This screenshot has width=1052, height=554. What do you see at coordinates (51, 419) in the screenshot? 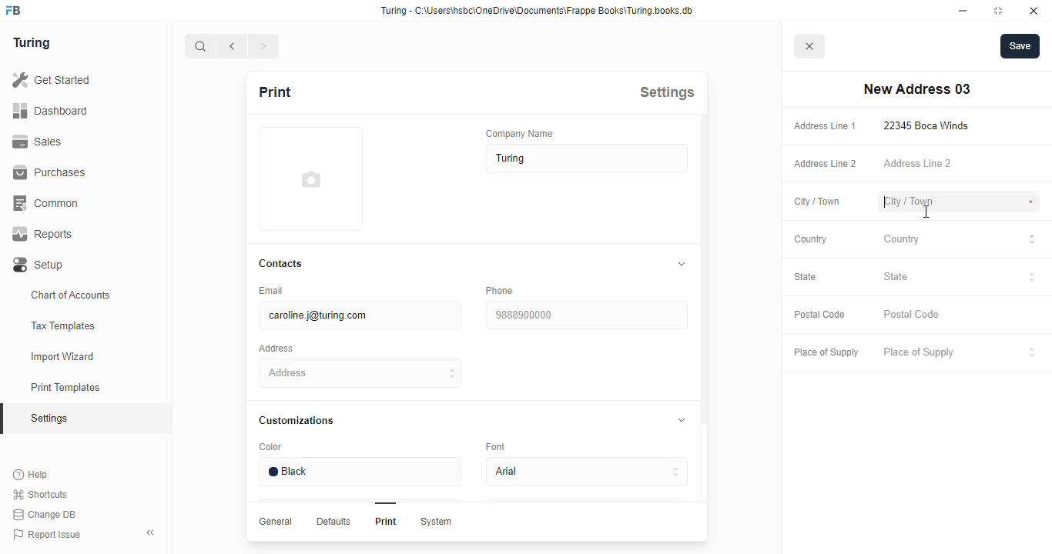
I see `settings` at bounding box center [51, 419].